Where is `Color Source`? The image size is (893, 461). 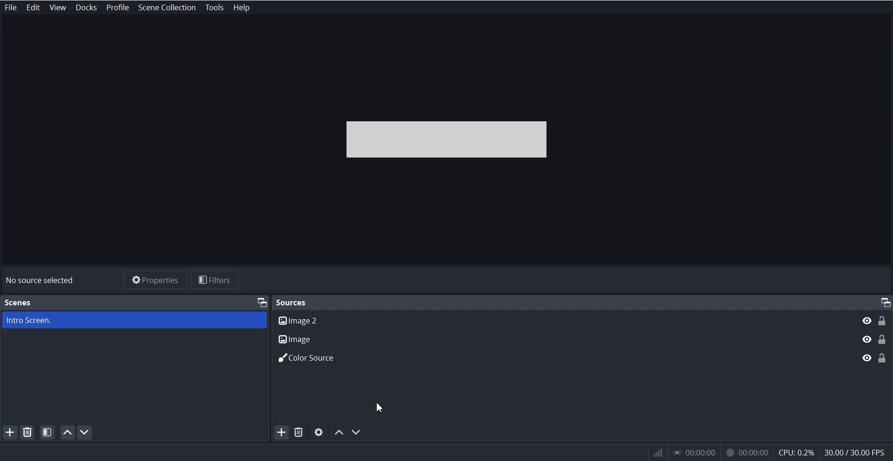
Color Source is located at coordinates (562, 359).